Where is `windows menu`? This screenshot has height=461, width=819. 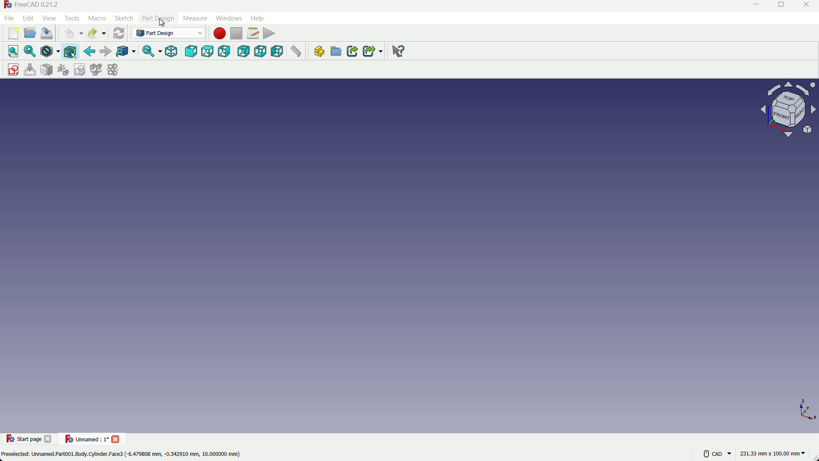
windows menu is located at coordinates (228, 18).